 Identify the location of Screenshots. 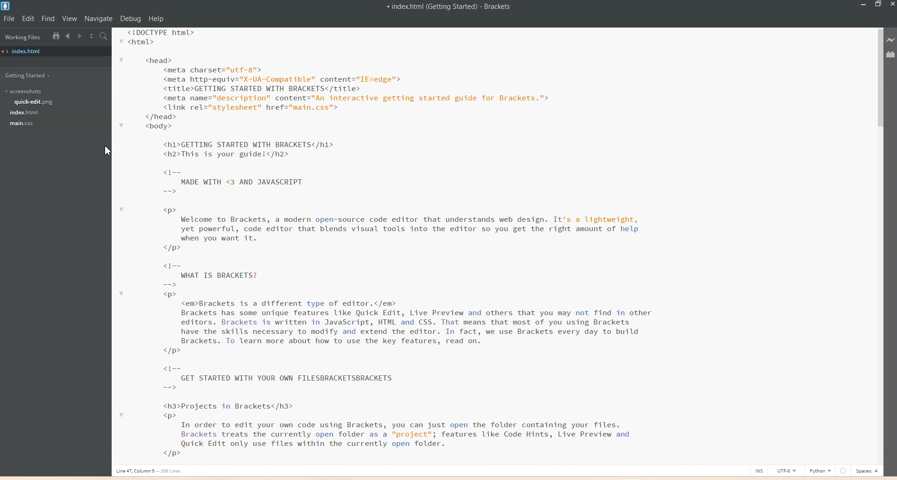
(24, 92).